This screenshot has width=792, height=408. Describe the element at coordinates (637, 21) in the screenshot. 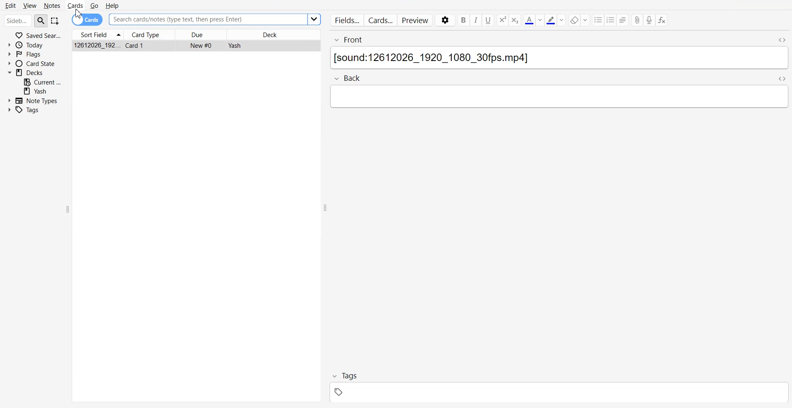

I see `Attached File` at that location.